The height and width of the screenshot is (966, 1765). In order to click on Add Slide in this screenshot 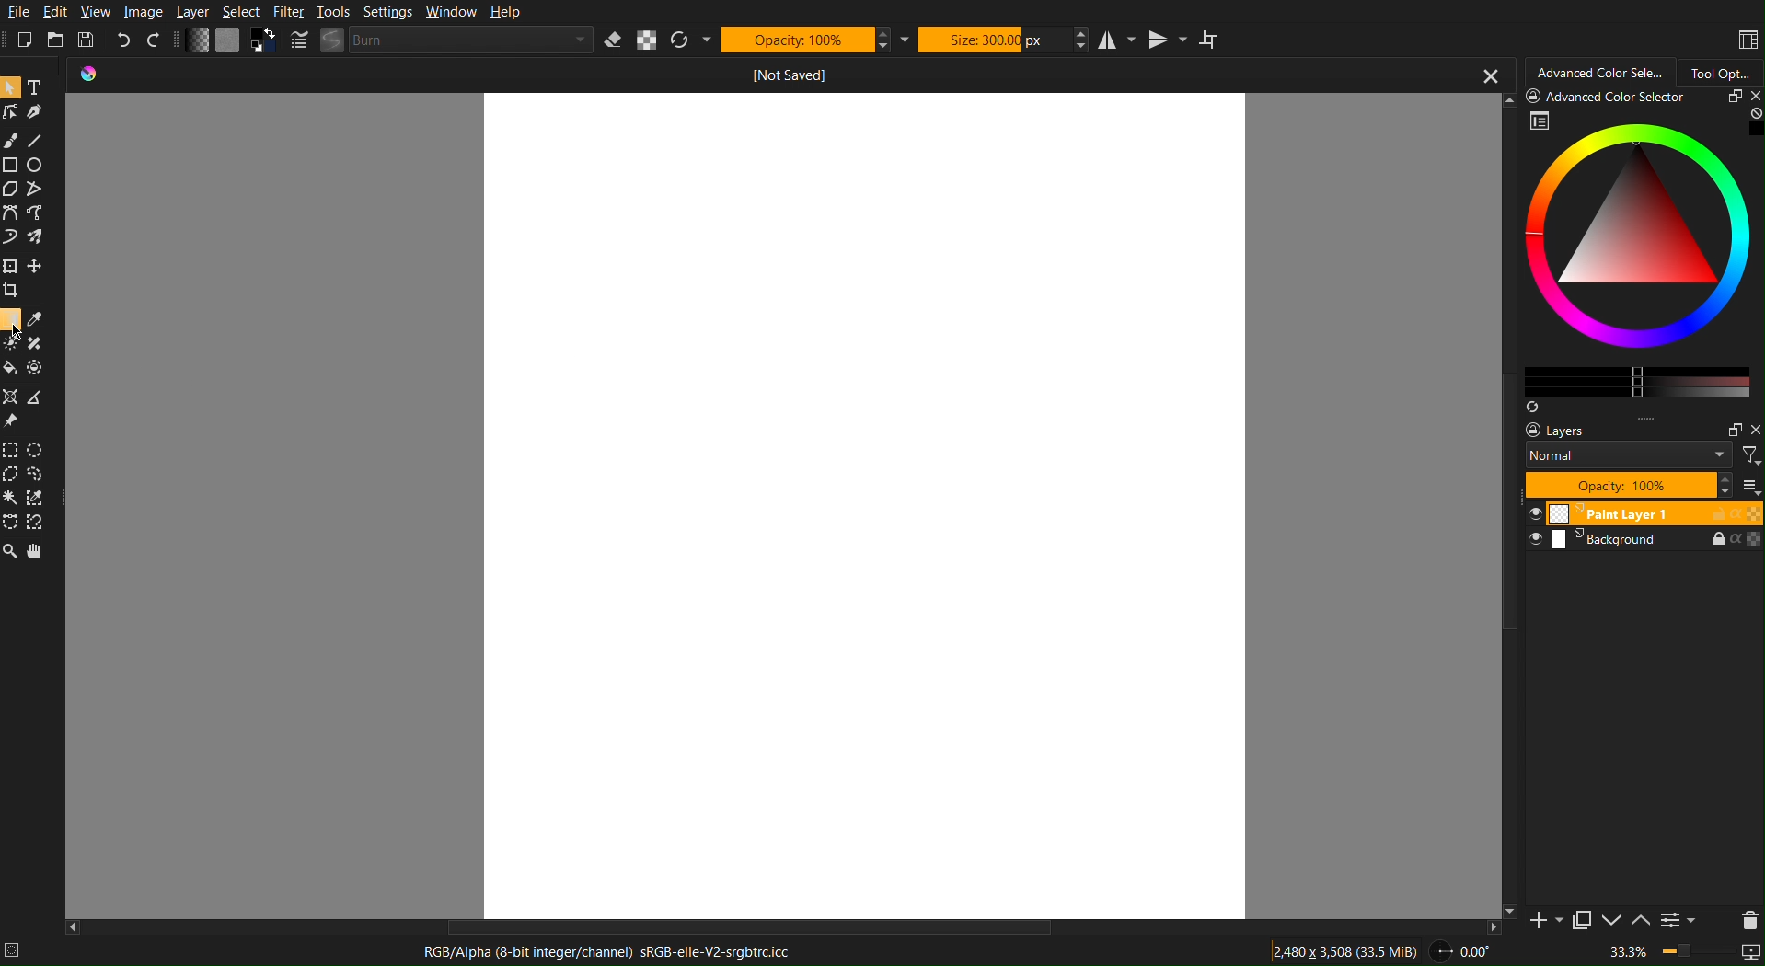, I will do `click(1547, 923)`.